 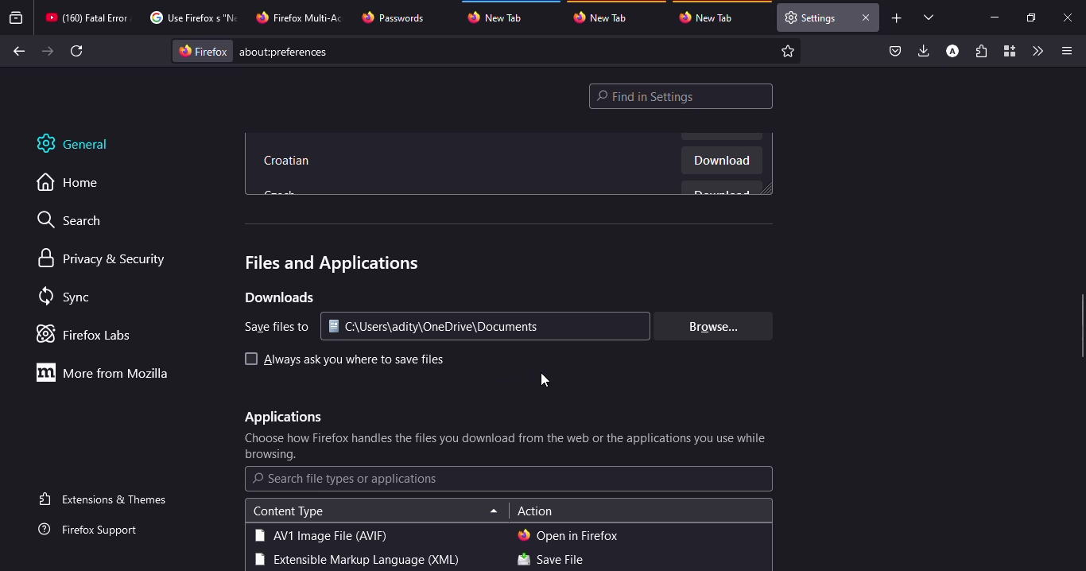 What do you see at coordinates (106, 499) in the screenshot?
I see `themes` at bounding box center [106, 499].